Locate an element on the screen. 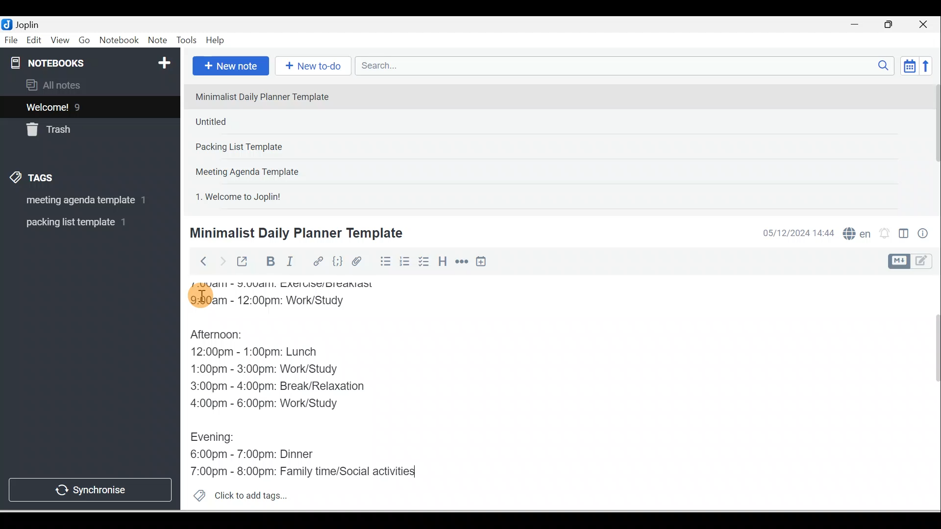 This screenshot has width=941, height=529. Minimise is located at coordinates (858, 25).